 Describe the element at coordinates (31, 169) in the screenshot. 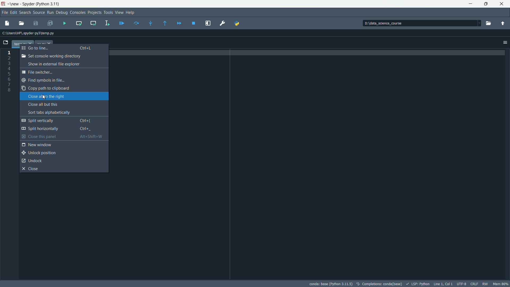

I see `close` at that location.